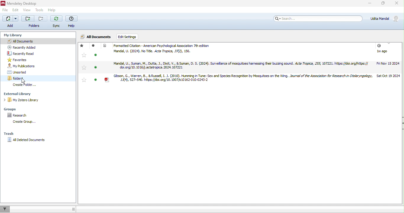 This screenshot has height=213, width=404. Describe the element at coordinates (107, 80) in the screenshot. I see `PDF file logo` at that location.